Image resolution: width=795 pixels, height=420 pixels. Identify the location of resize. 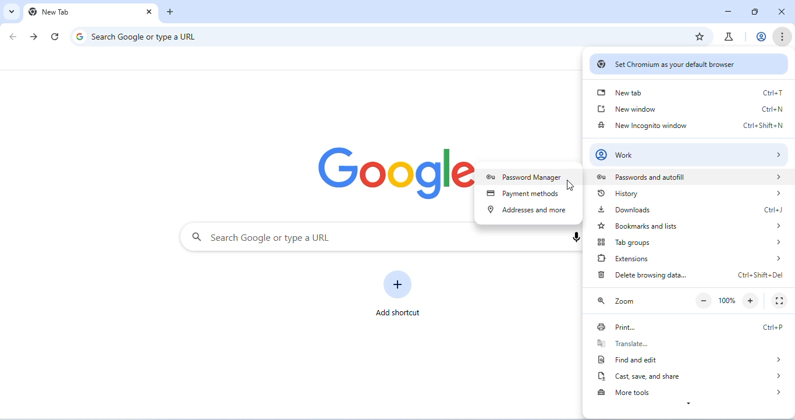
(754, 12).